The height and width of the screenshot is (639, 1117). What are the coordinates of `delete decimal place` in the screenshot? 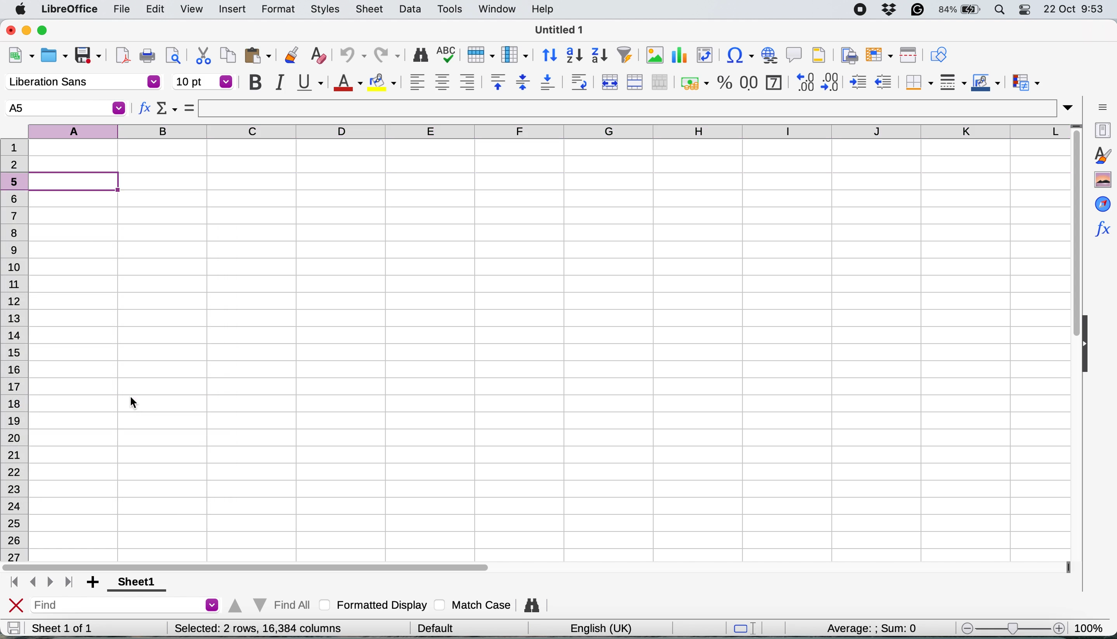 It's located at (832, 82).